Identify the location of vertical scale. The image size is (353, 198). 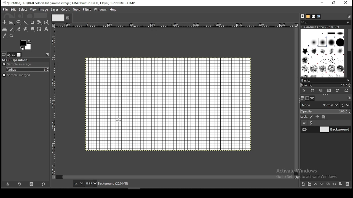
(54, 103).